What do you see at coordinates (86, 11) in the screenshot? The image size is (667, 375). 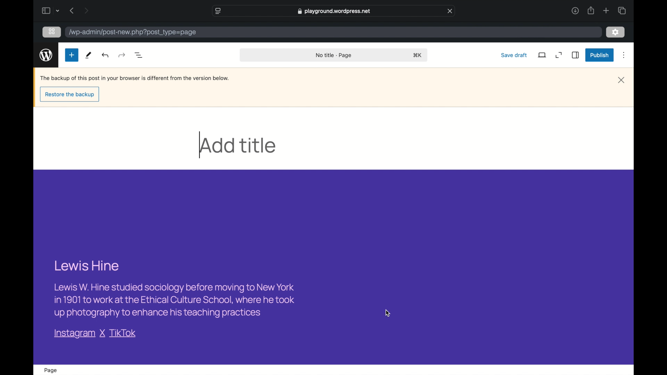 I see `next page` at bounding box center [86, 11].